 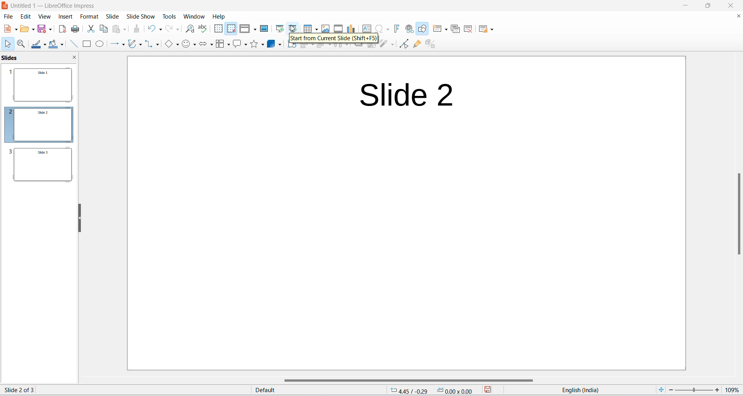 I want to click on align, so click(x=303, y=48).